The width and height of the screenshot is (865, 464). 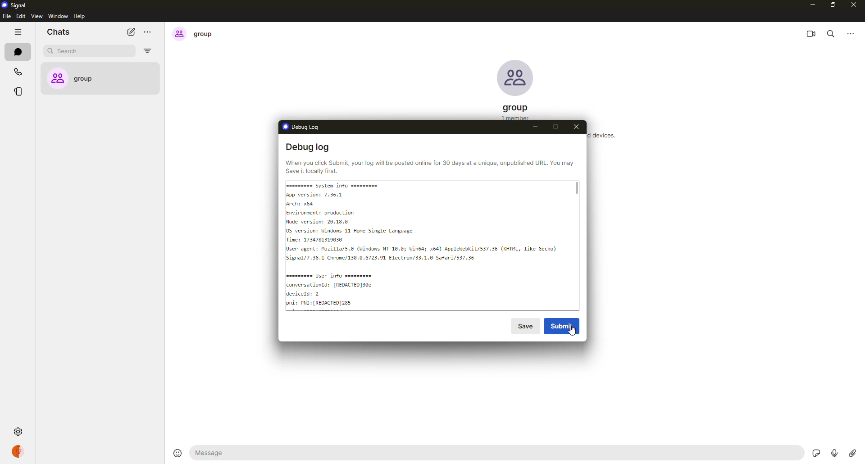 I want to click on close, so click(x=855, y=6).